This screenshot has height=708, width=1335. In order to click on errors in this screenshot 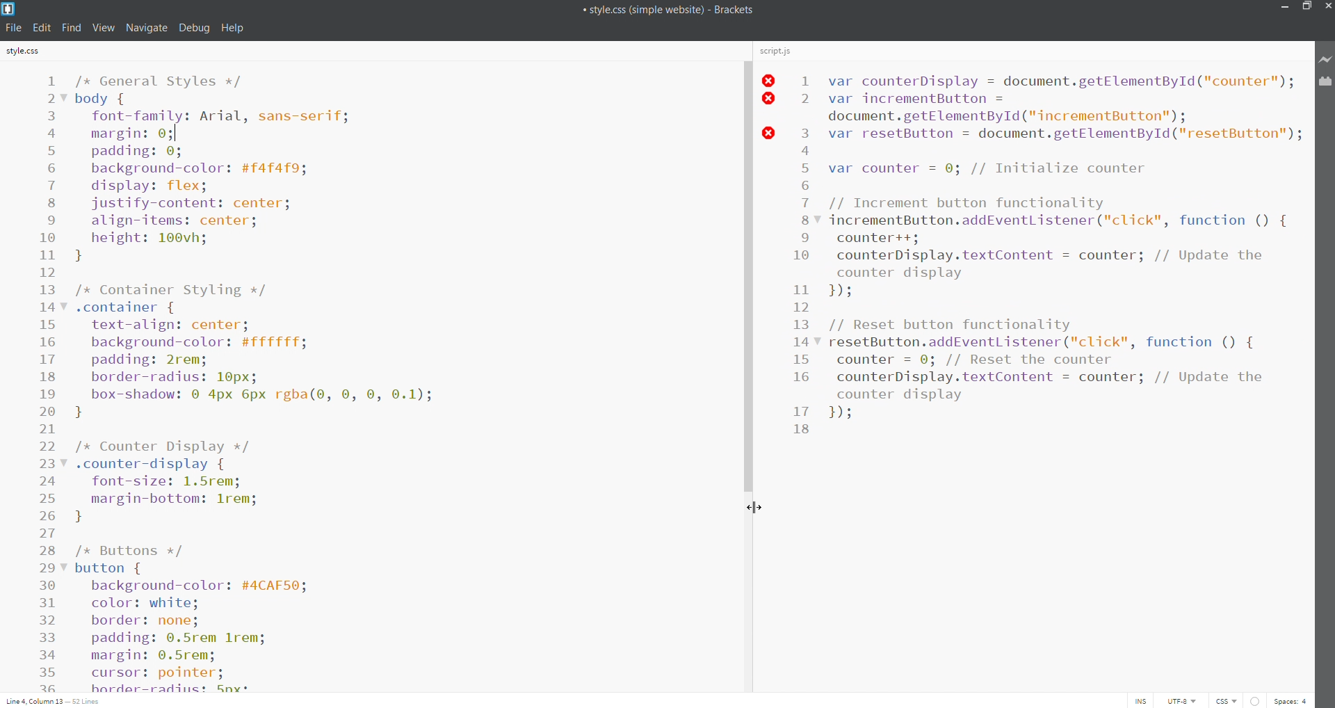, I will do `click(1256, 700)`.